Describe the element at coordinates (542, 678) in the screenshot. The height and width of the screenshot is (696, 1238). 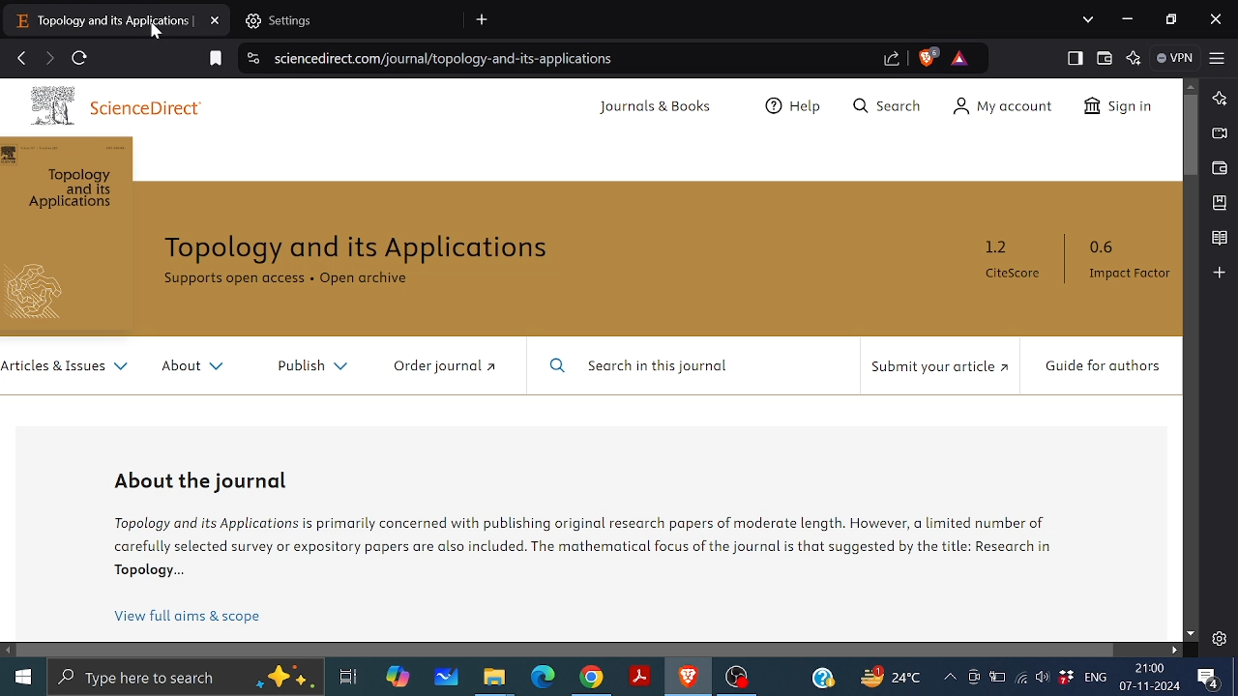
I see `Windows edge` at that location.